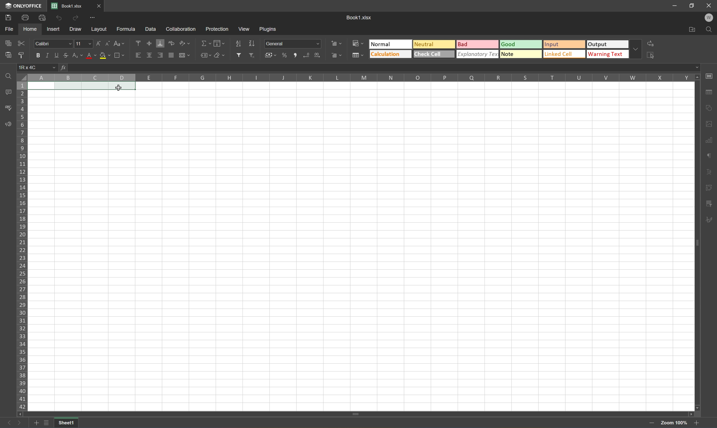  I want to click on Quick print, so click(44, 19).